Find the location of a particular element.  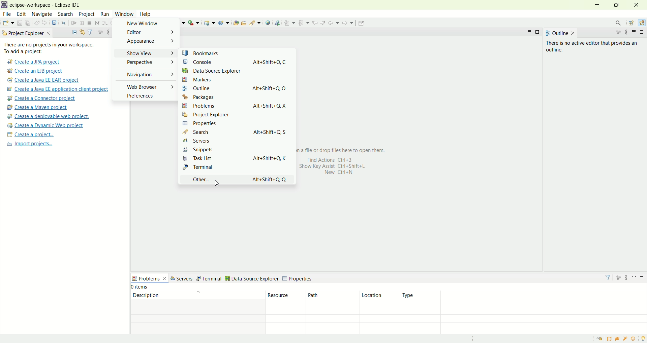

what's new is located at coordinates (634, 339).